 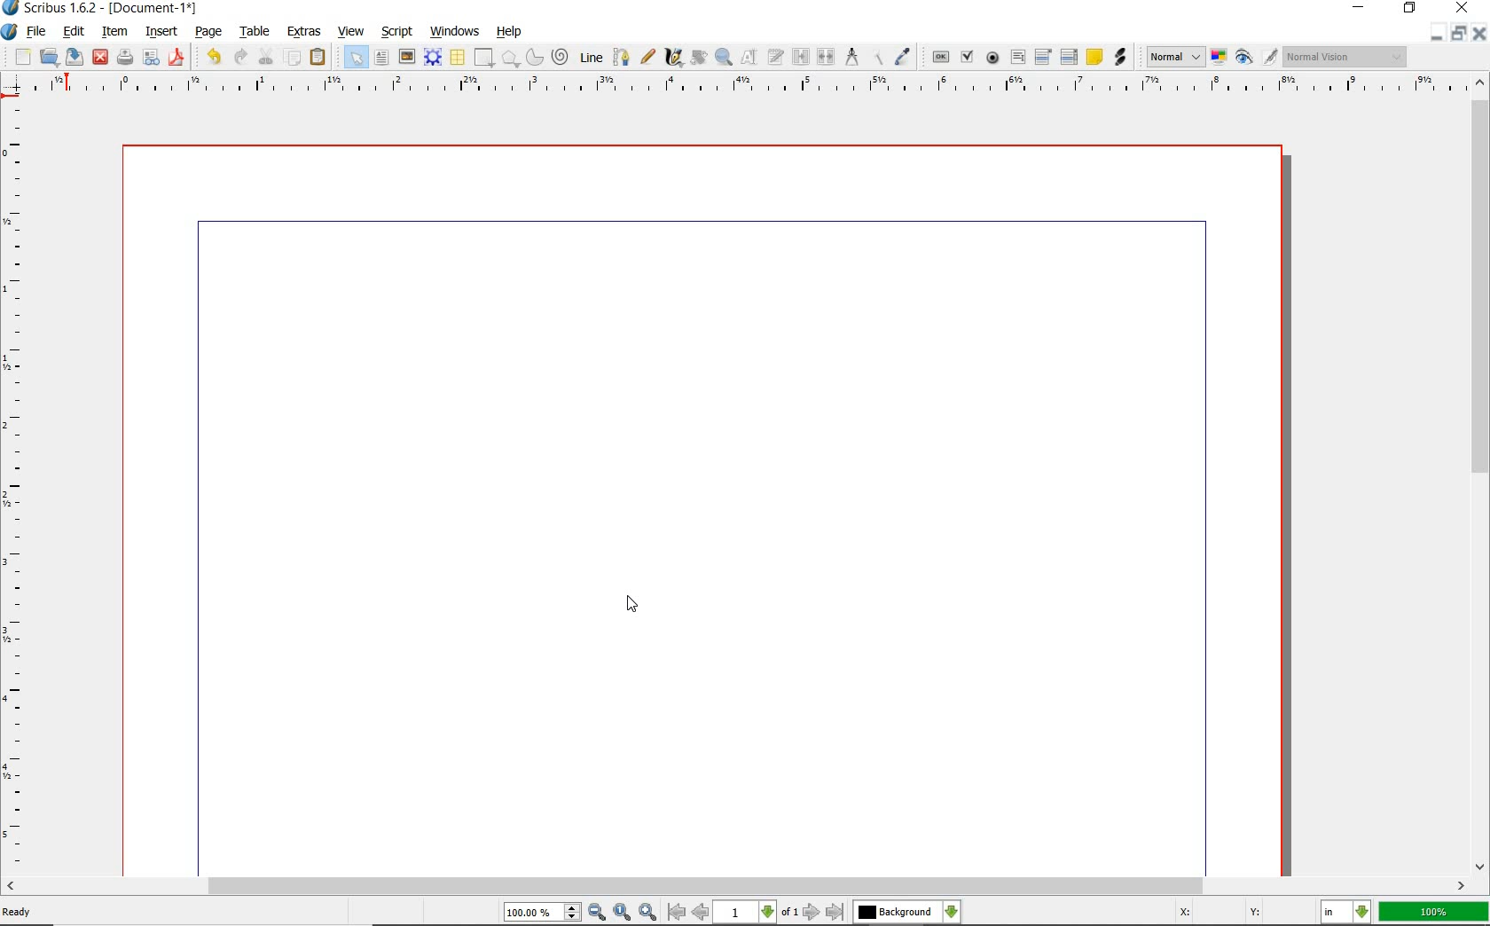 What do you see at coordinates (1361, 9) in the screenshot?
I see `minimize` at bounding box center [1361, 9].